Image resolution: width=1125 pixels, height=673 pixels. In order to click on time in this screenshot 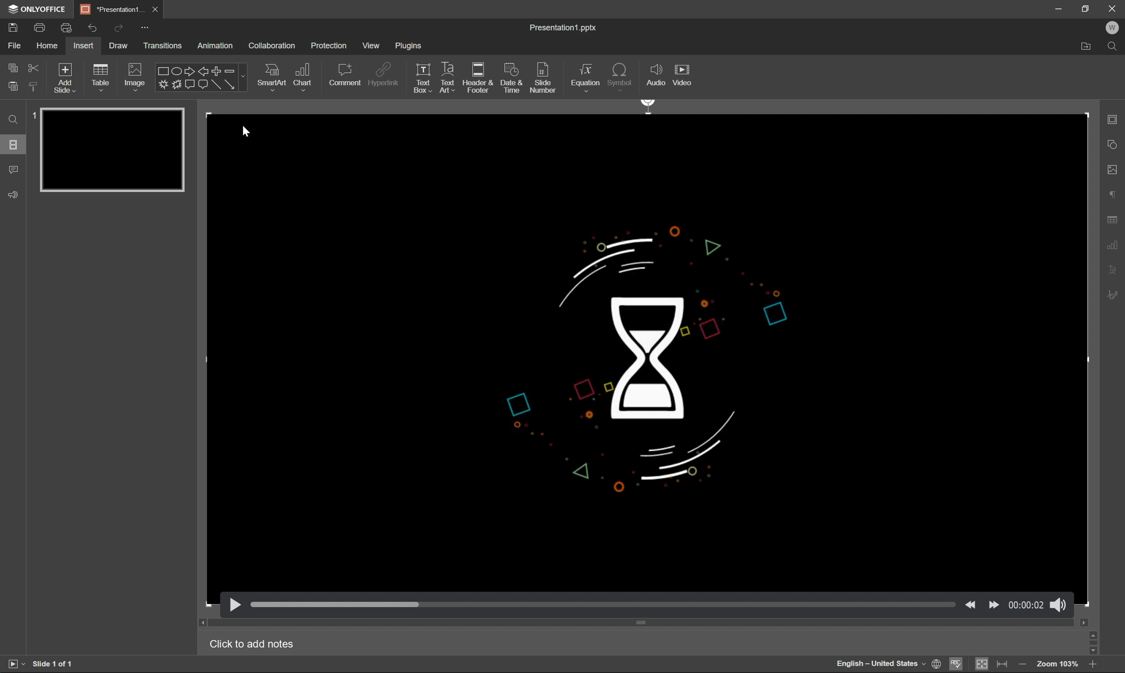, I will do `click(1025, 606)`.